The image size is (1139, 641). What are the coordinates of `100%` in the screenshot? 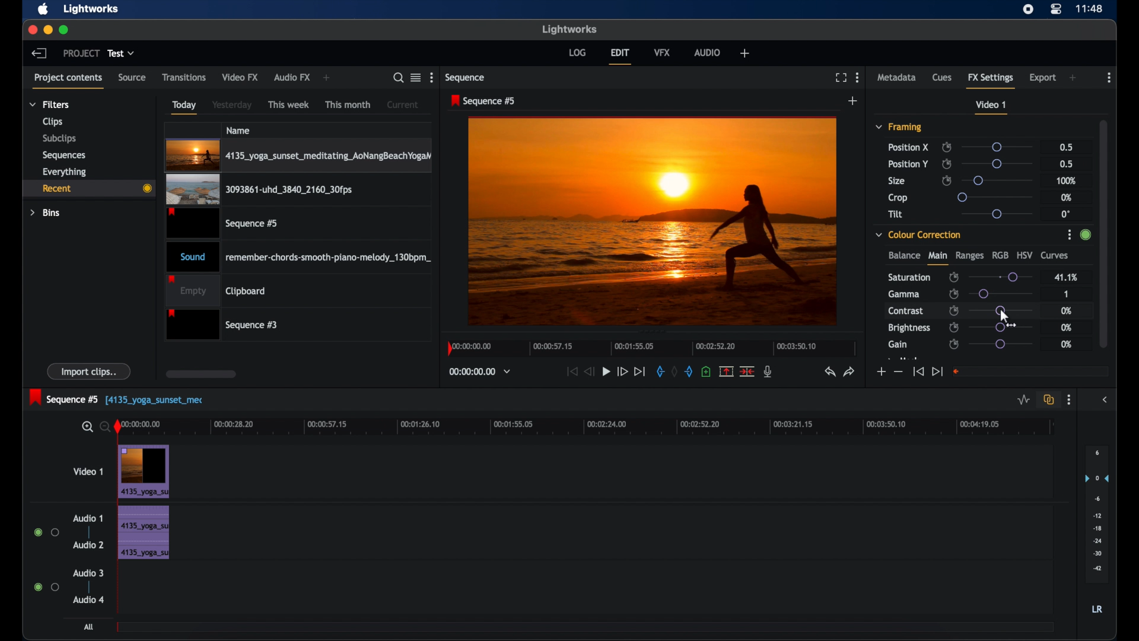 It's located at (1067, 180).